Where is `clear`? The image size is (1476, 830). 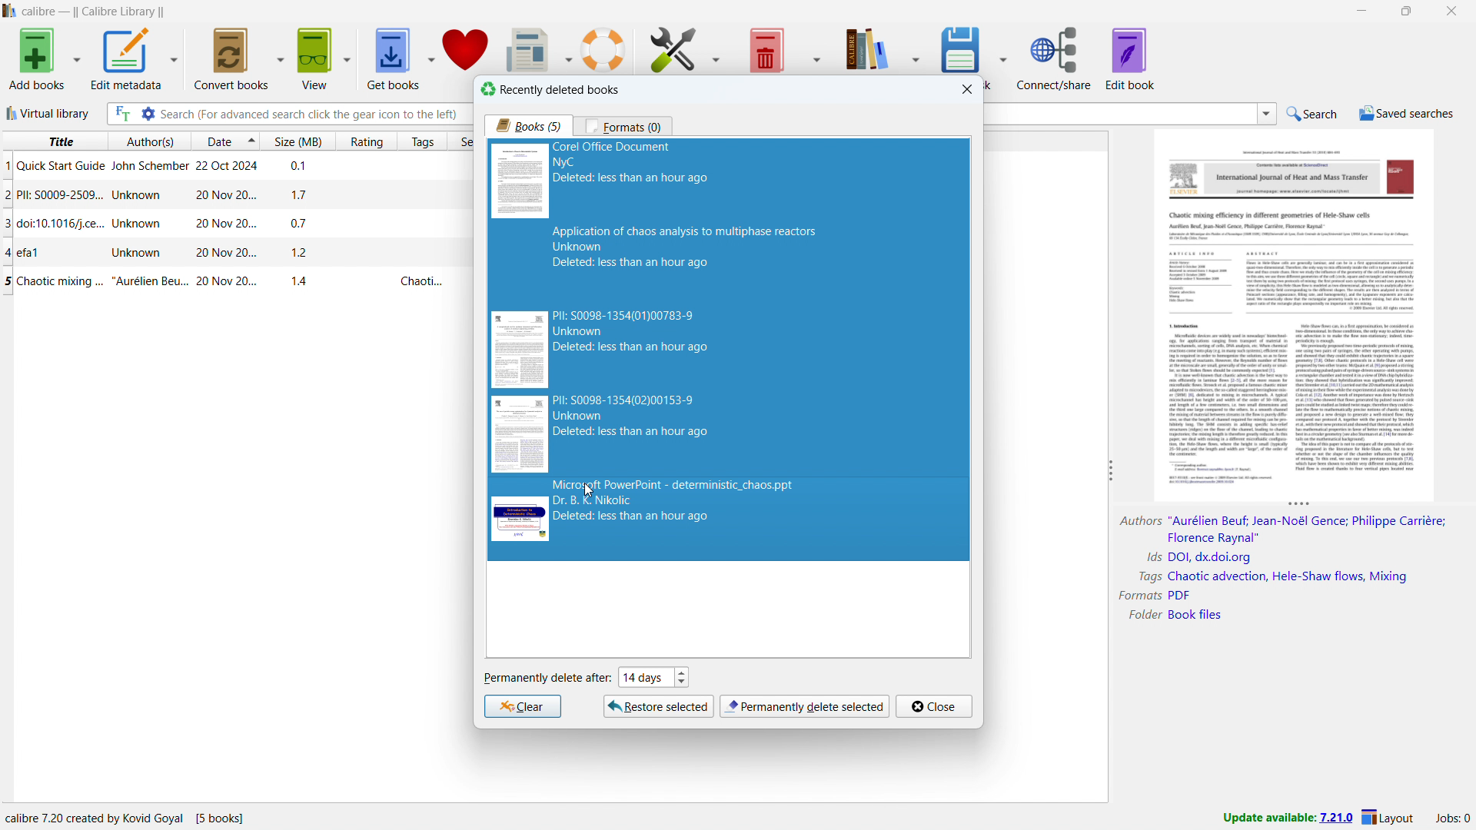 clear is located at coordinates (522, 706).